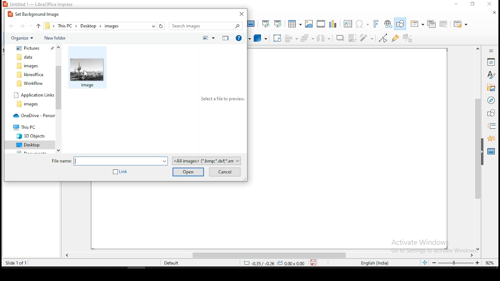 This screenshot has height=281, width=500. I want to click on save, so click(314, 263).